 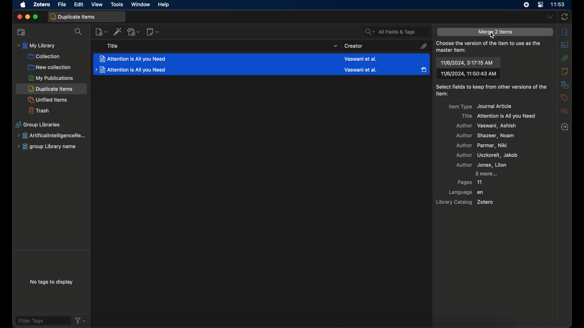 What do you see at coordinates (117, 5) in the screenshot?
I see `tools` at bounding box center [117, 5].